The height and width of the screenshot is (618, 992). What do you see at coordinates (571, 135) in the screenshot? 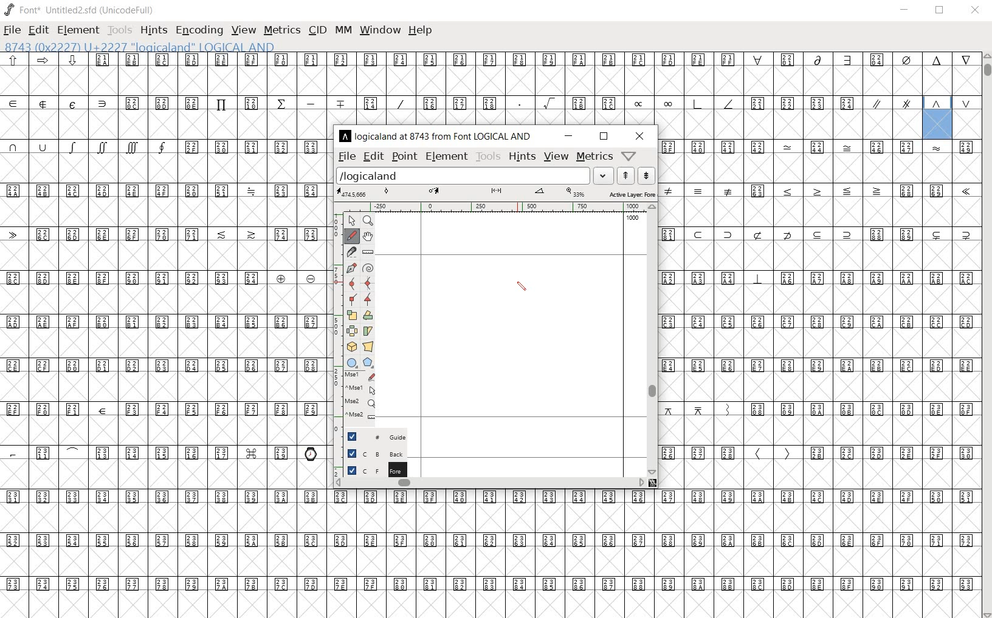
I see `minimize` at bounding box center [571, 135].